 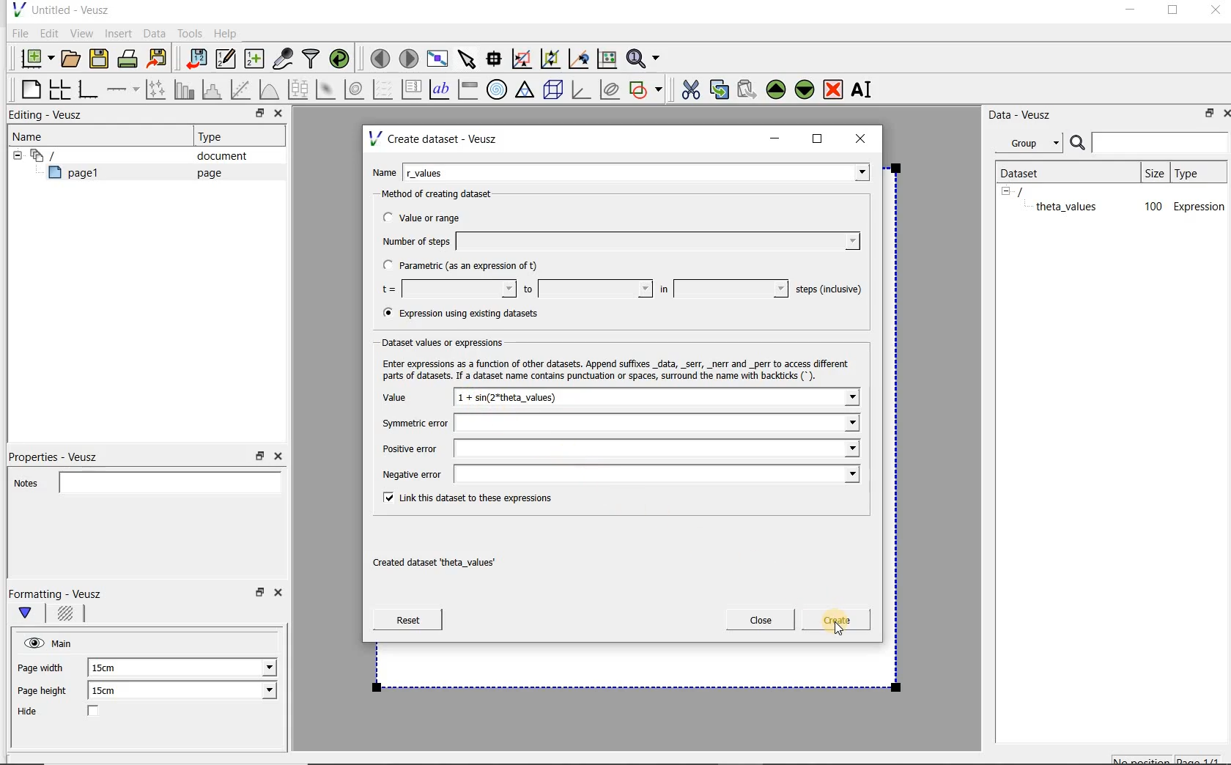 I want to click on Notes, so click(x=143, y=481).